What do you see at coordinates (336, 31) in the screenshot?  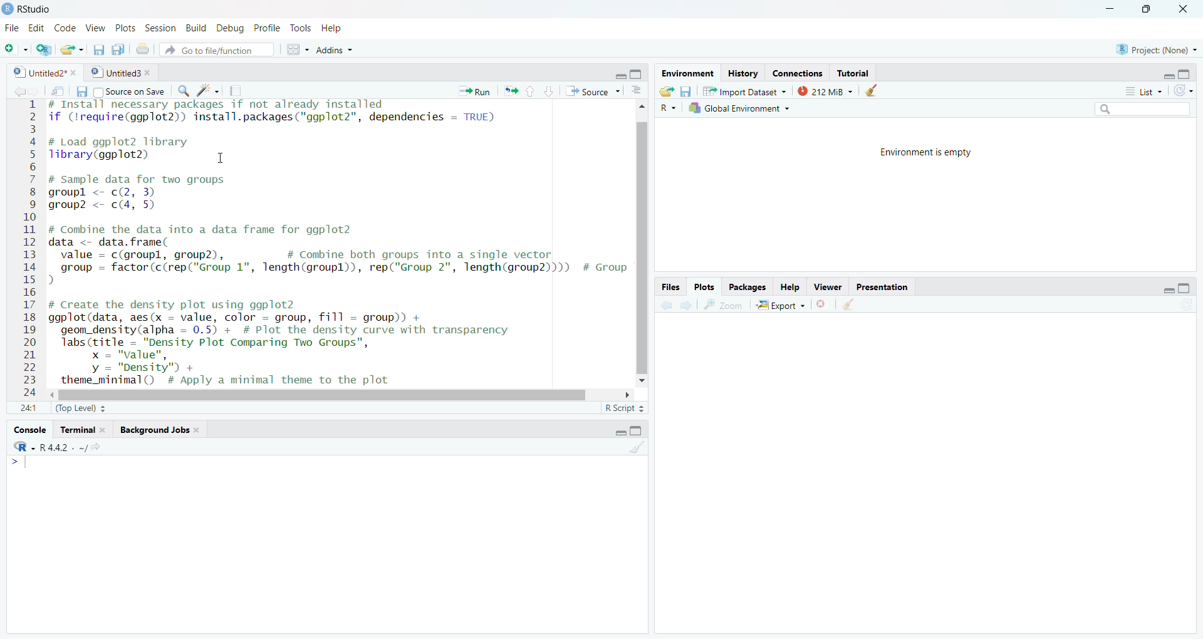 I see `help` at bounding box center [336, 31].